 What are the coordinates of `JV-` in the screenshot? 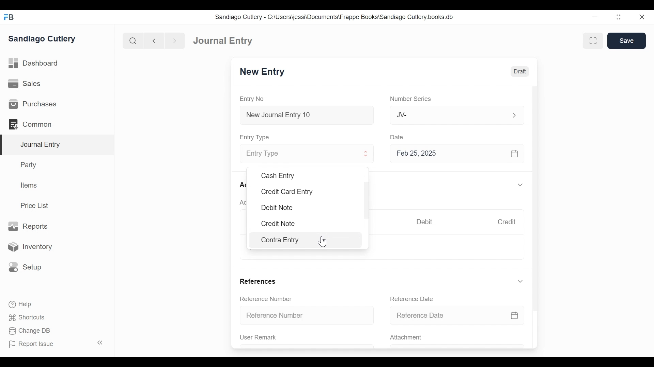 It's located at (448, 115).